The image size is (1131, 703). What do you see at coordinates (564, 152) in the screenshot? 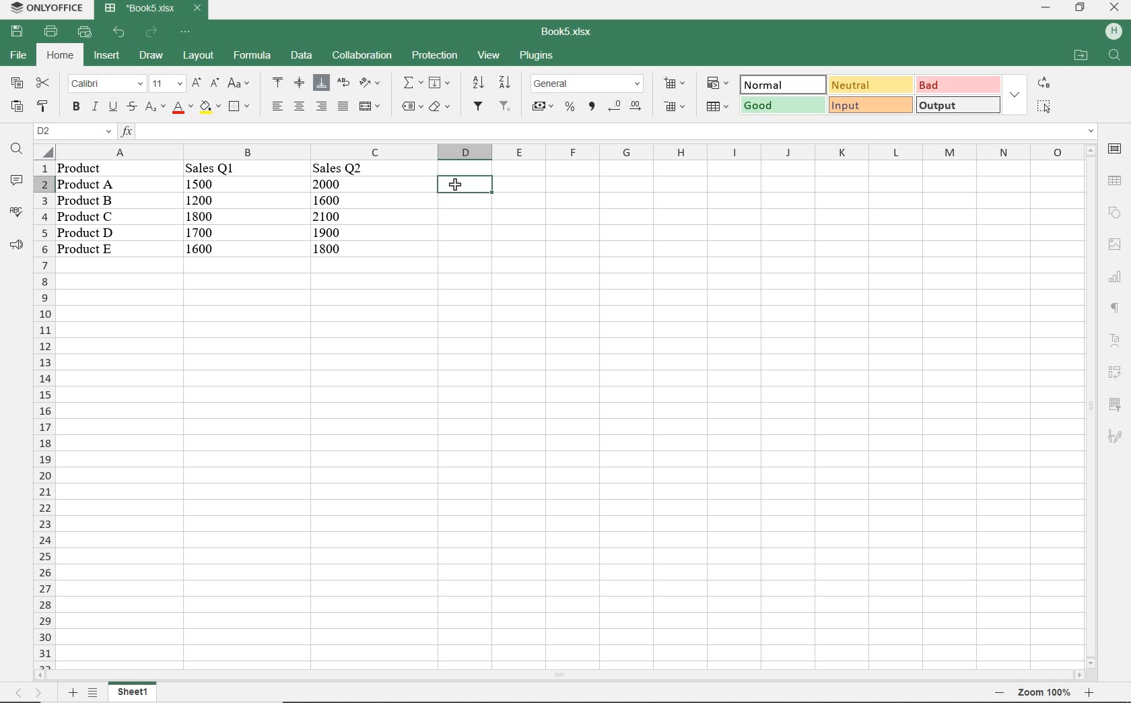
I see `columns` at bounding box center [564, 152].